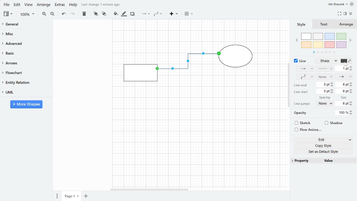  Describe the element at coordinates (57, 196) in the screenshot. I see `Pages` at that location.